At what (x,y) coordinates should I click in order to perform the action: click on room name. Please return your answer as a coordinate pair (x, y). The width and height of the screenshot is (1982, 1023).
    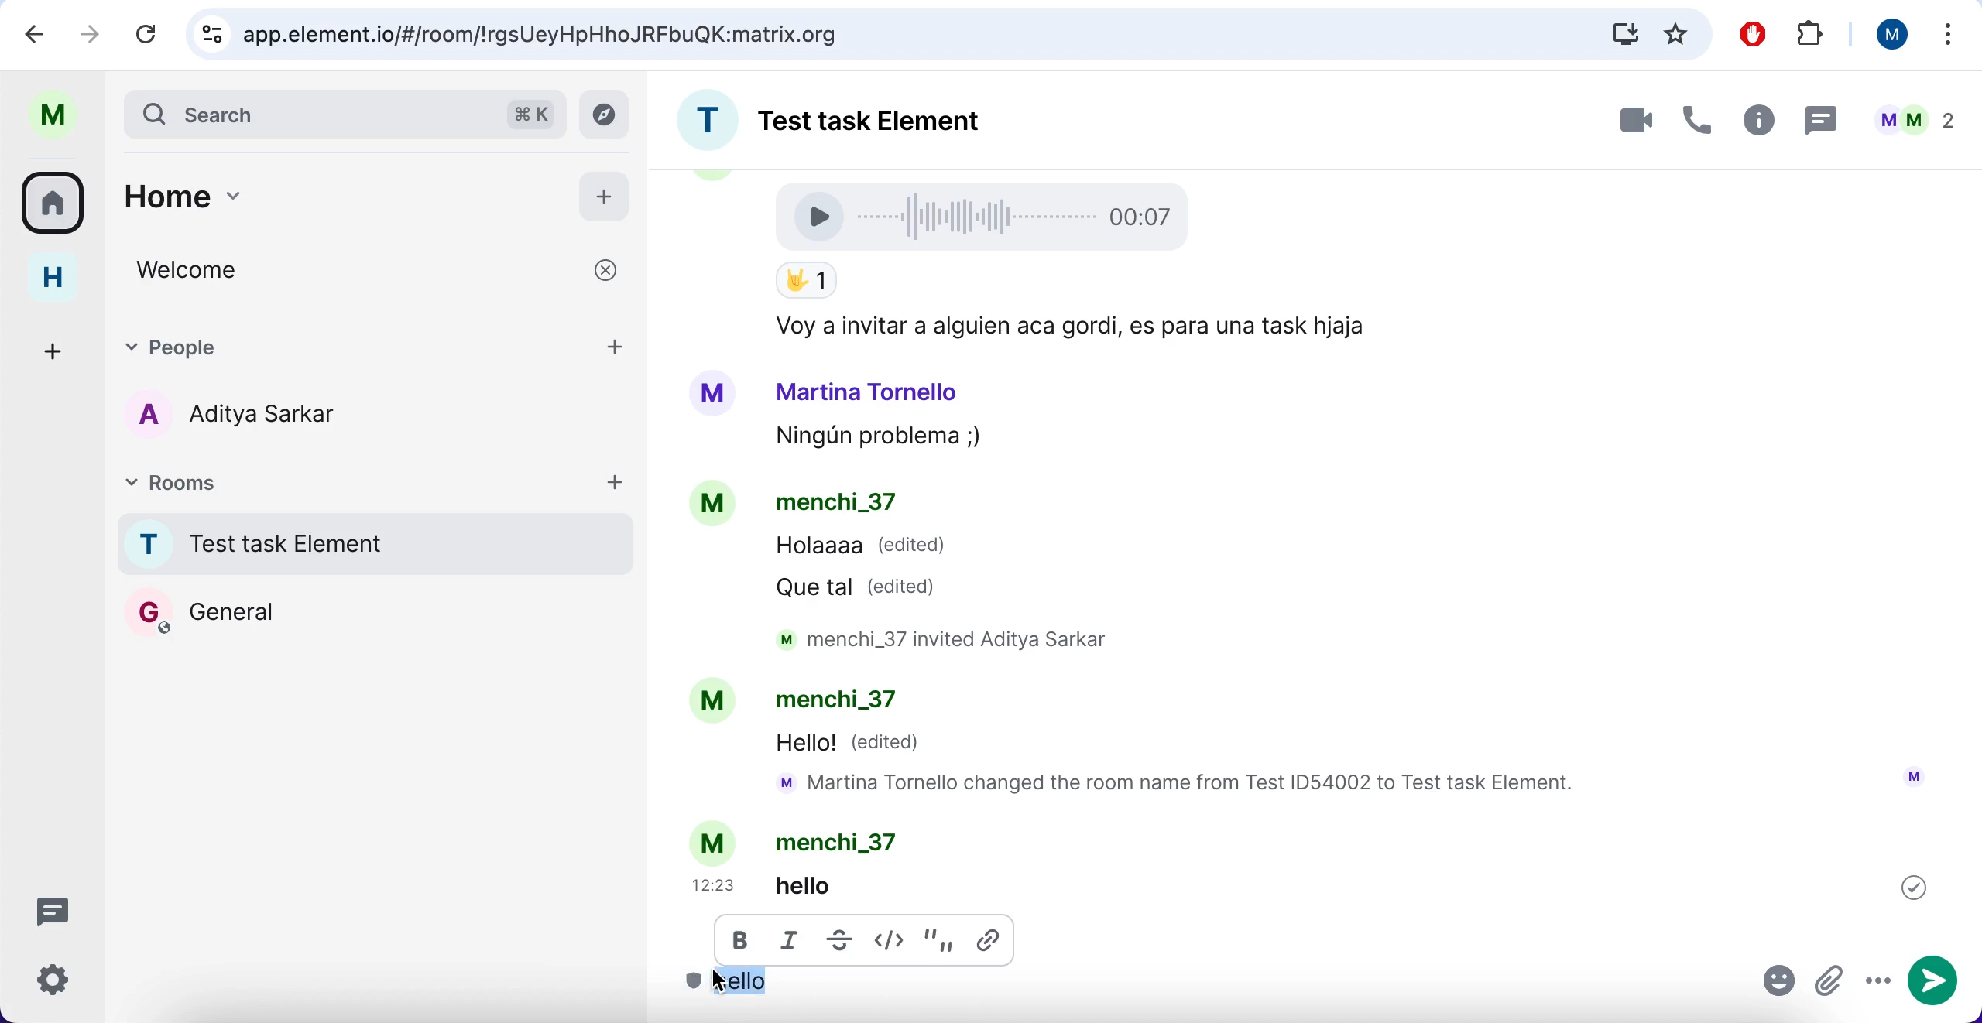
    Looking at the image, I should click on (859, 115).